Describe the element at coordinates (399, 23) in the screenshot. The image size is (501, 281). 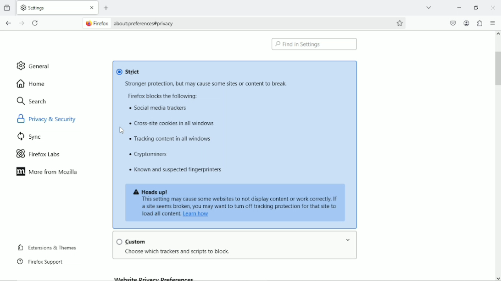
I see `bookmark this page` at that location.